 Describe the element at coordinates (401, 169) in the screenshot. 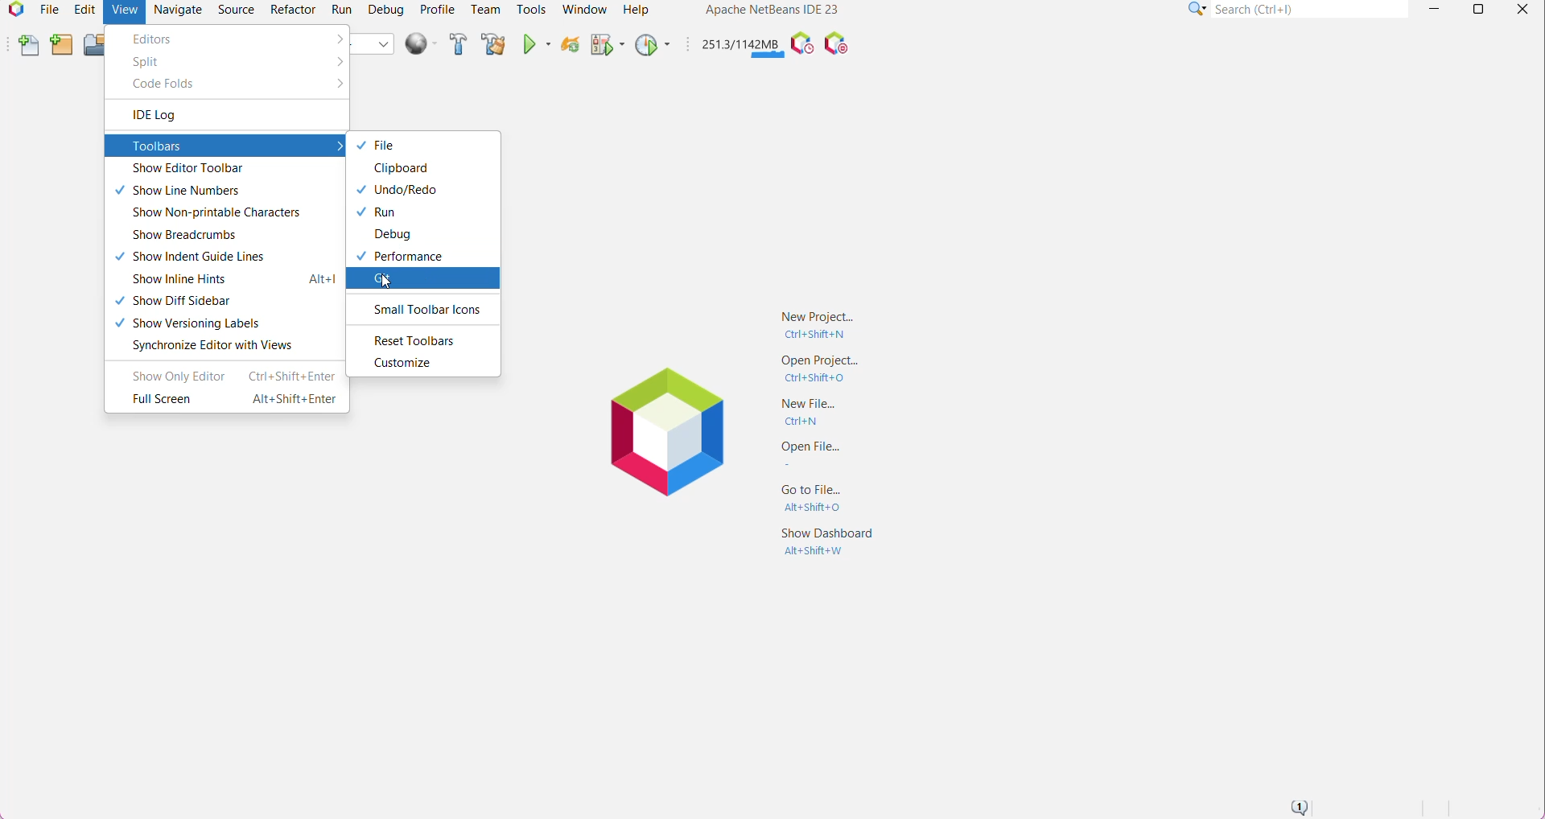

I see `Clipboard` at that location.